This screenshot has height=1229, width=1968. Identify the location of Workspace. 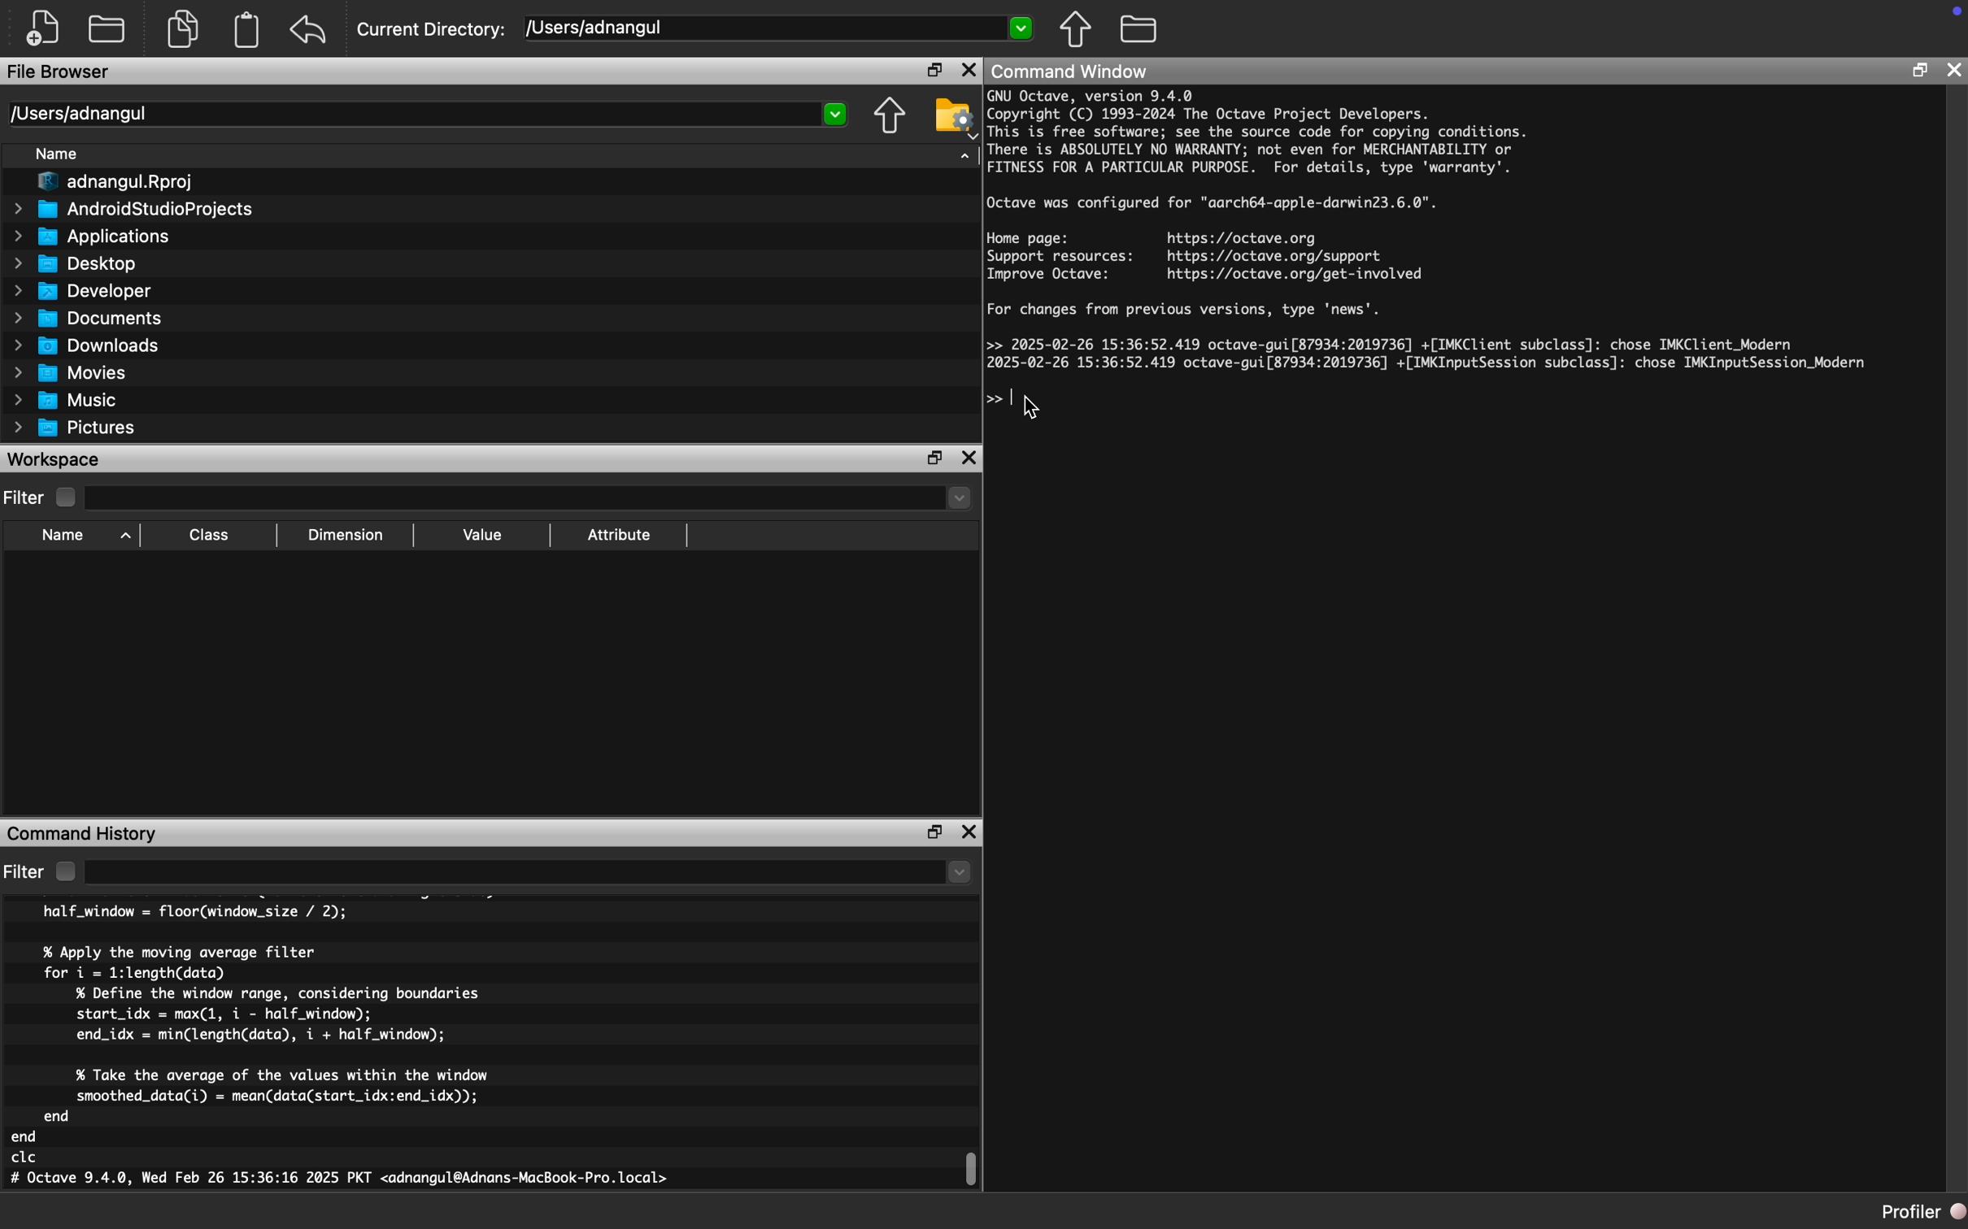
(54, 461).